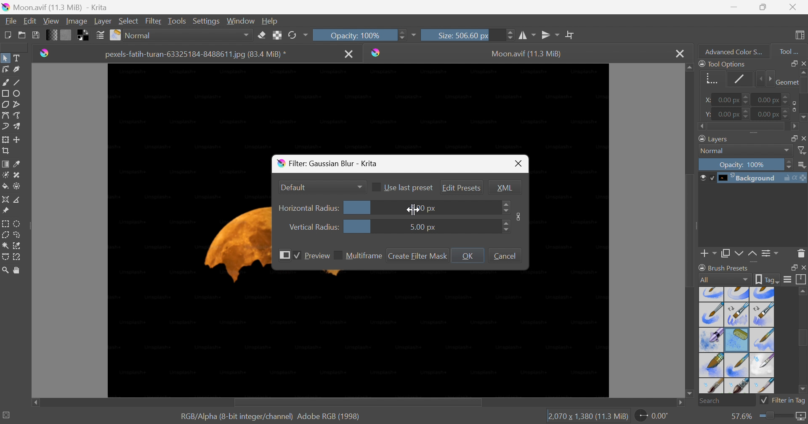  I want to click on Cancel, so click(506, 256).